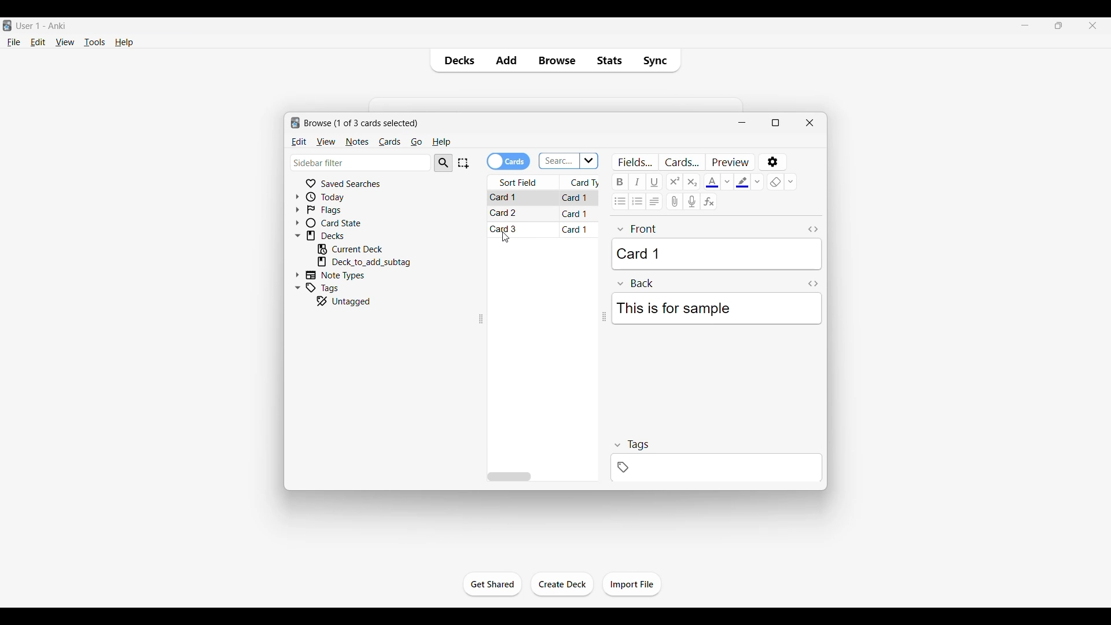 The height and width of the screenshot is (625, 1111). Describe the element at coordinates (358, 249) in the screenshot. I see `Click to go to current deck` at that location.